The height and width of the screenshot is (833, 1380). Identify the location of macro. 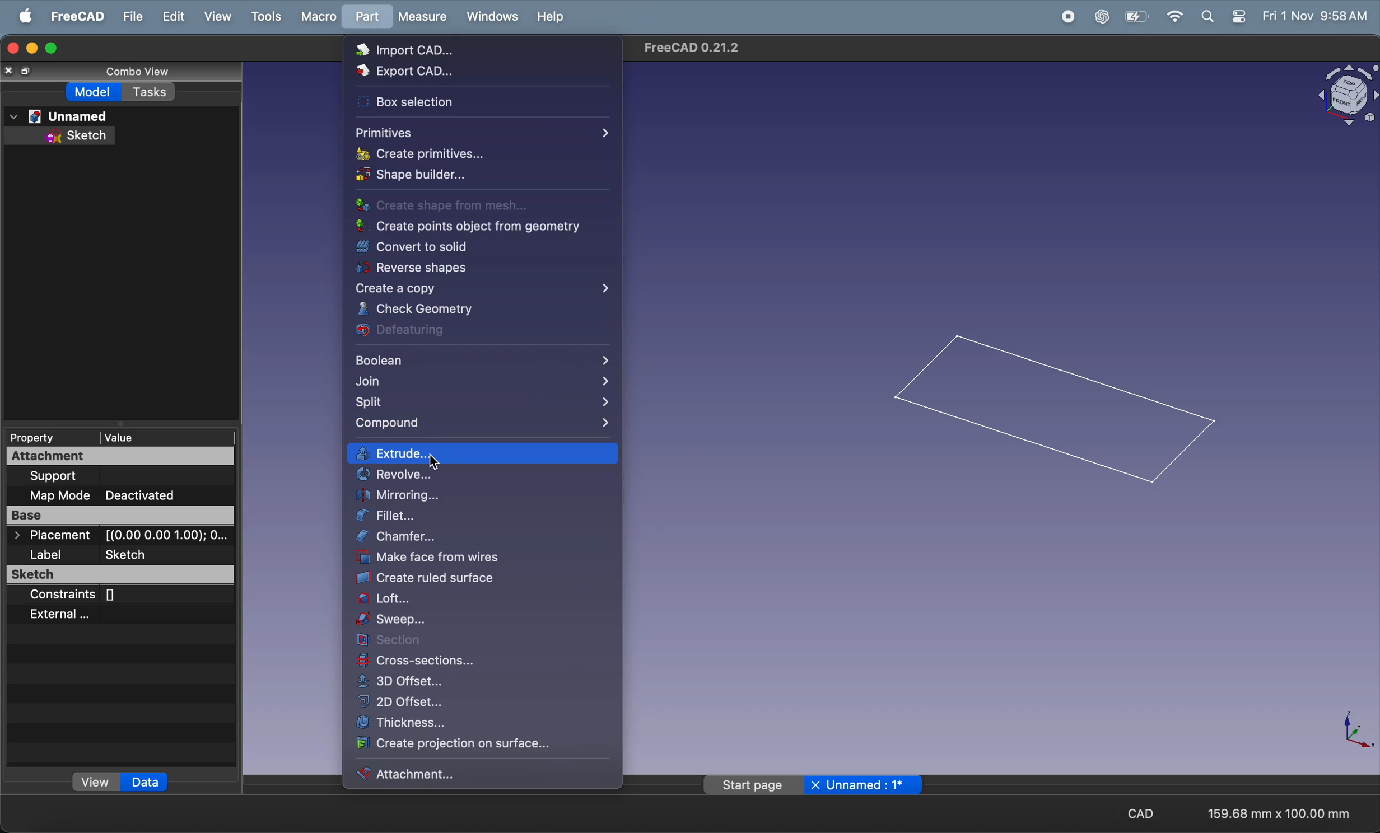
(314, 17).